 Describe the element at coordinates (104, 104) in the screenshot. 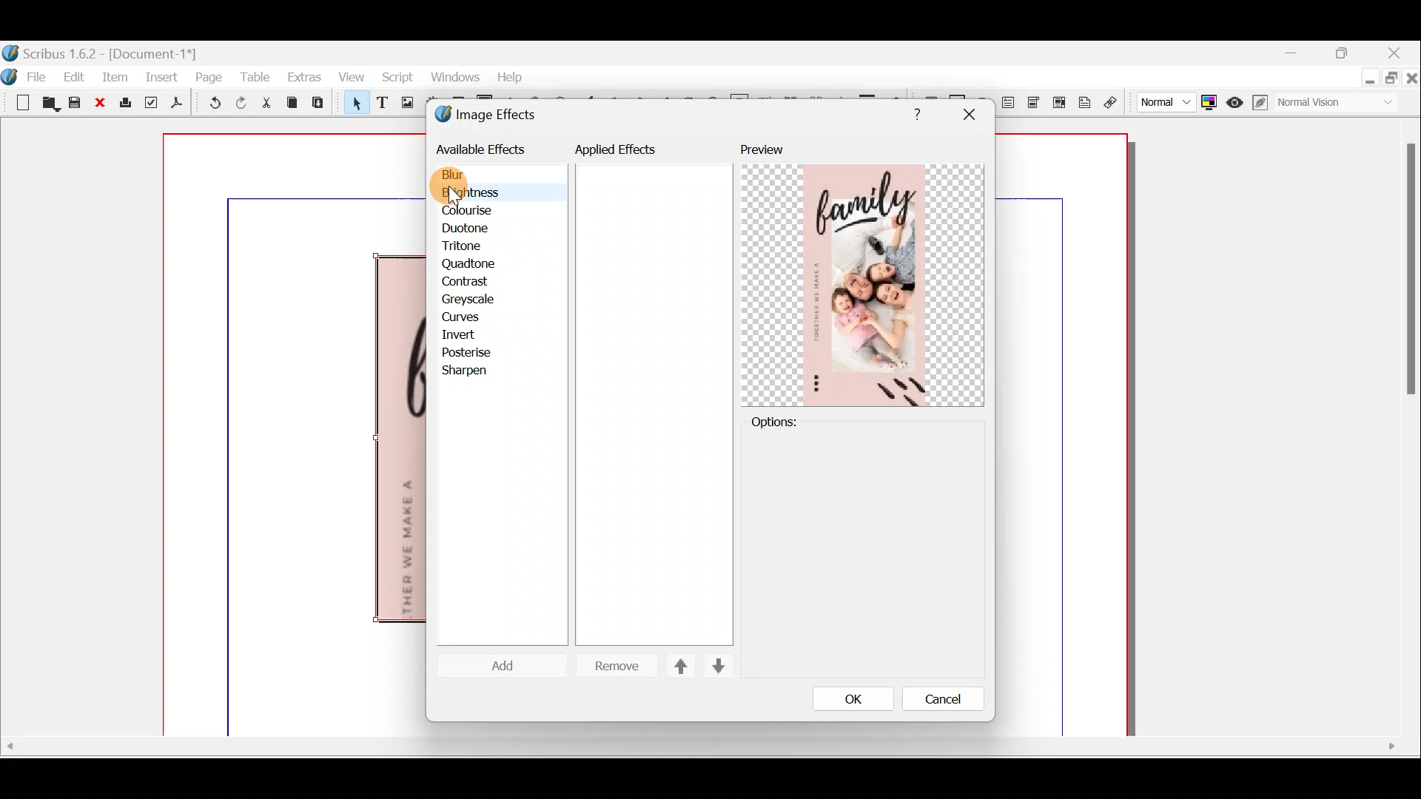

I see `Close` at that location.